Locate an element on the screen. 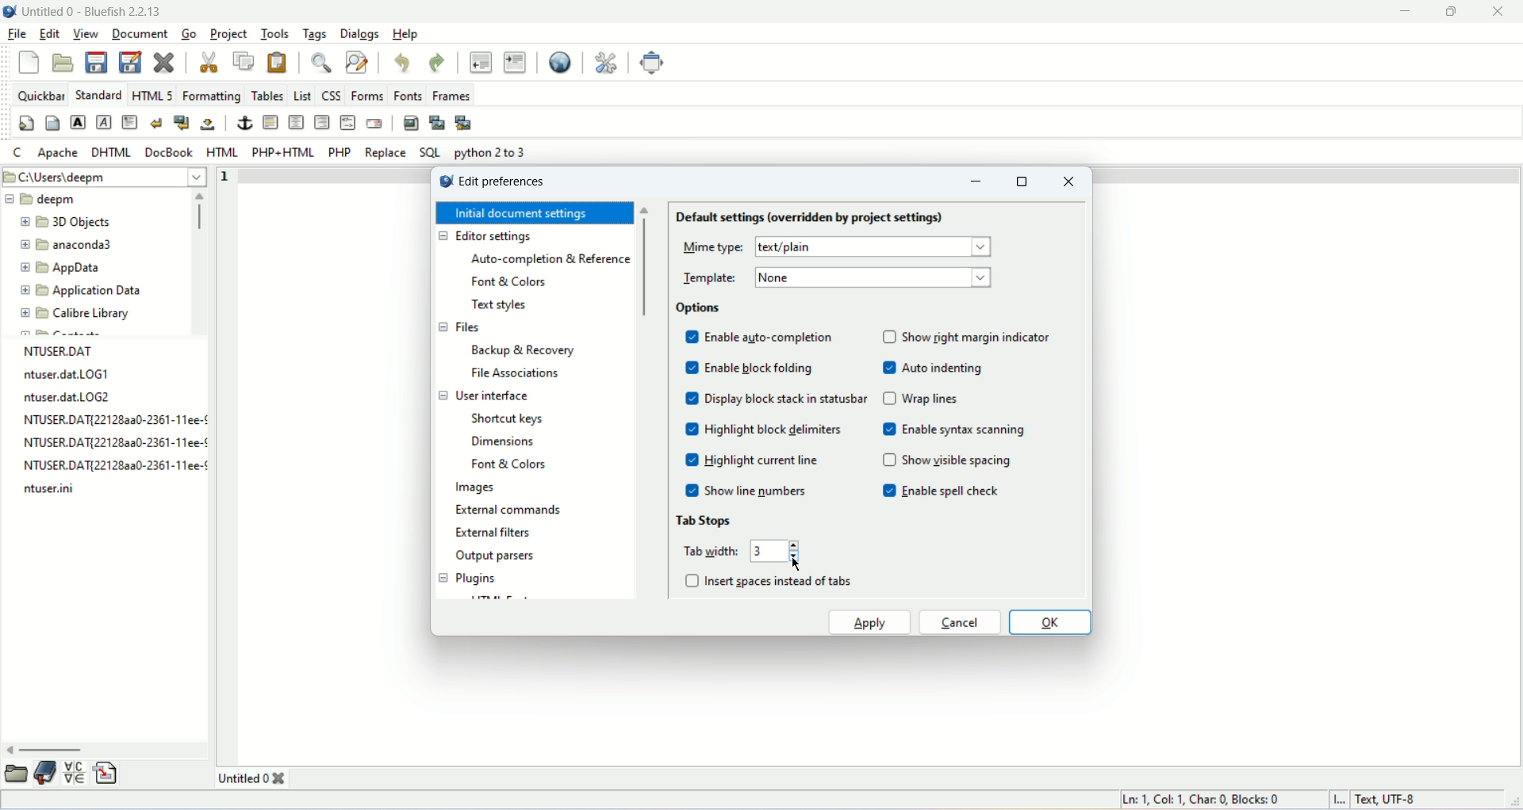 The image size is (1523, 810). cut is located at coordinates (209, 63).